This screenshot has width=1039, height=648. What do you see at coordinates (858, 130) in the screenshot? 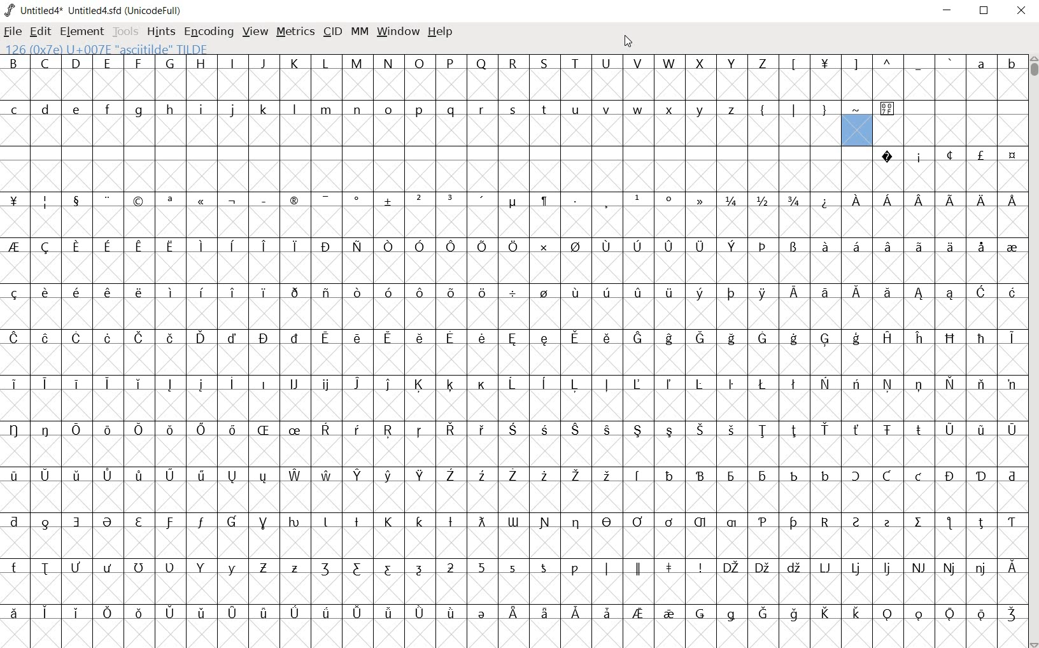
I see `126 (0X7e) U+007E "asciitilde" TILDE` at bounding box center [858, 130].